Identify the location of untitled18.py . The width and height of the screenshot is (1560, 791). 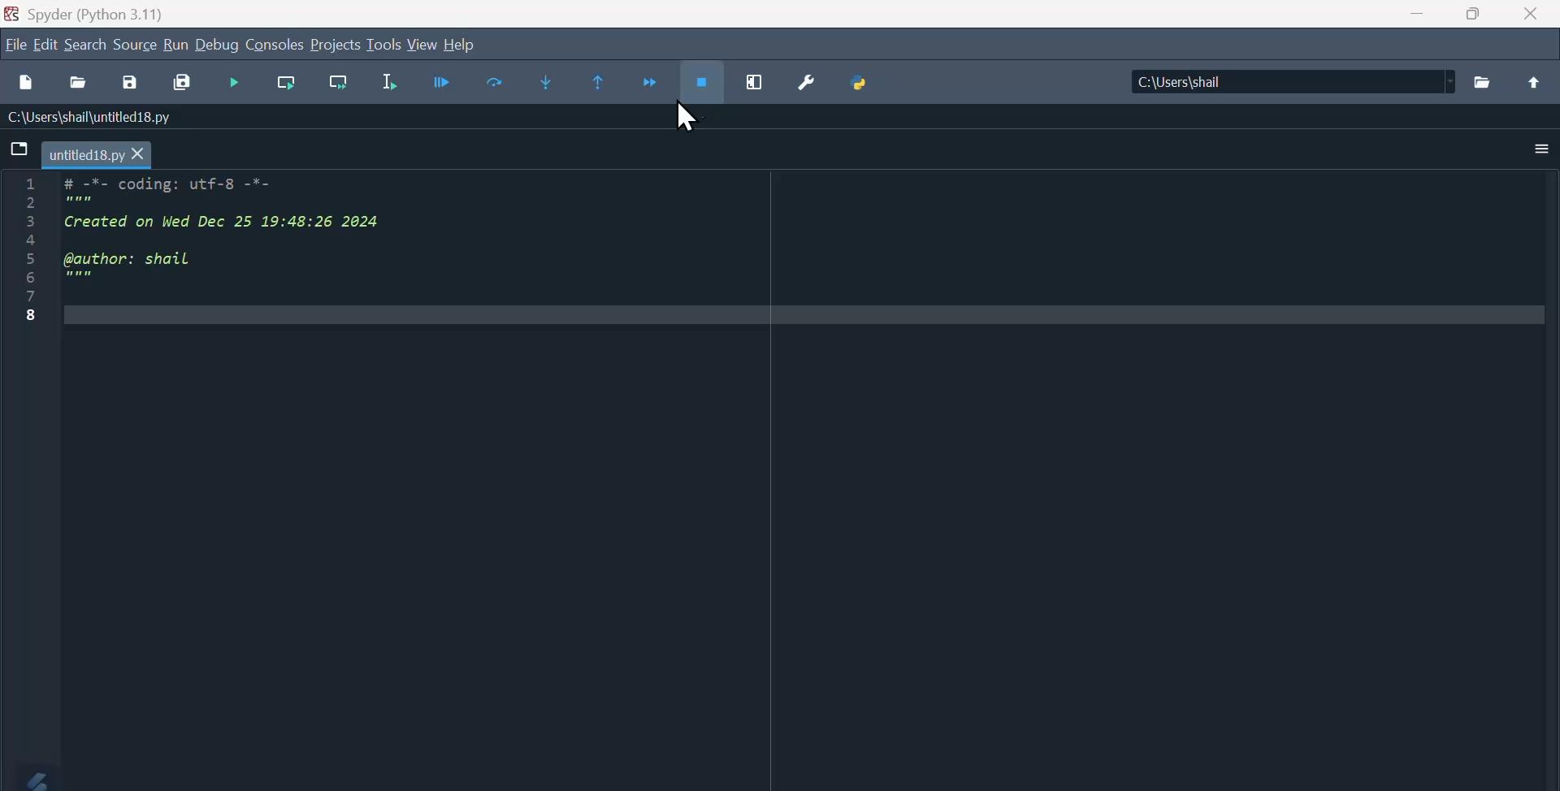
(105, 154).